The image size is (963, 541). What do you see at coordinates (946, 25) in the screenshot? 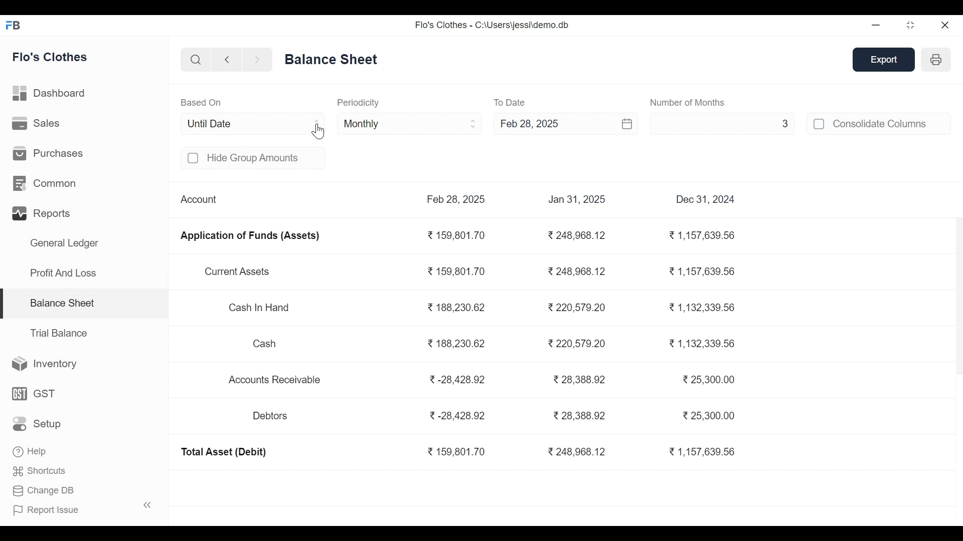
I see `close` at bounding box center [946, 25].